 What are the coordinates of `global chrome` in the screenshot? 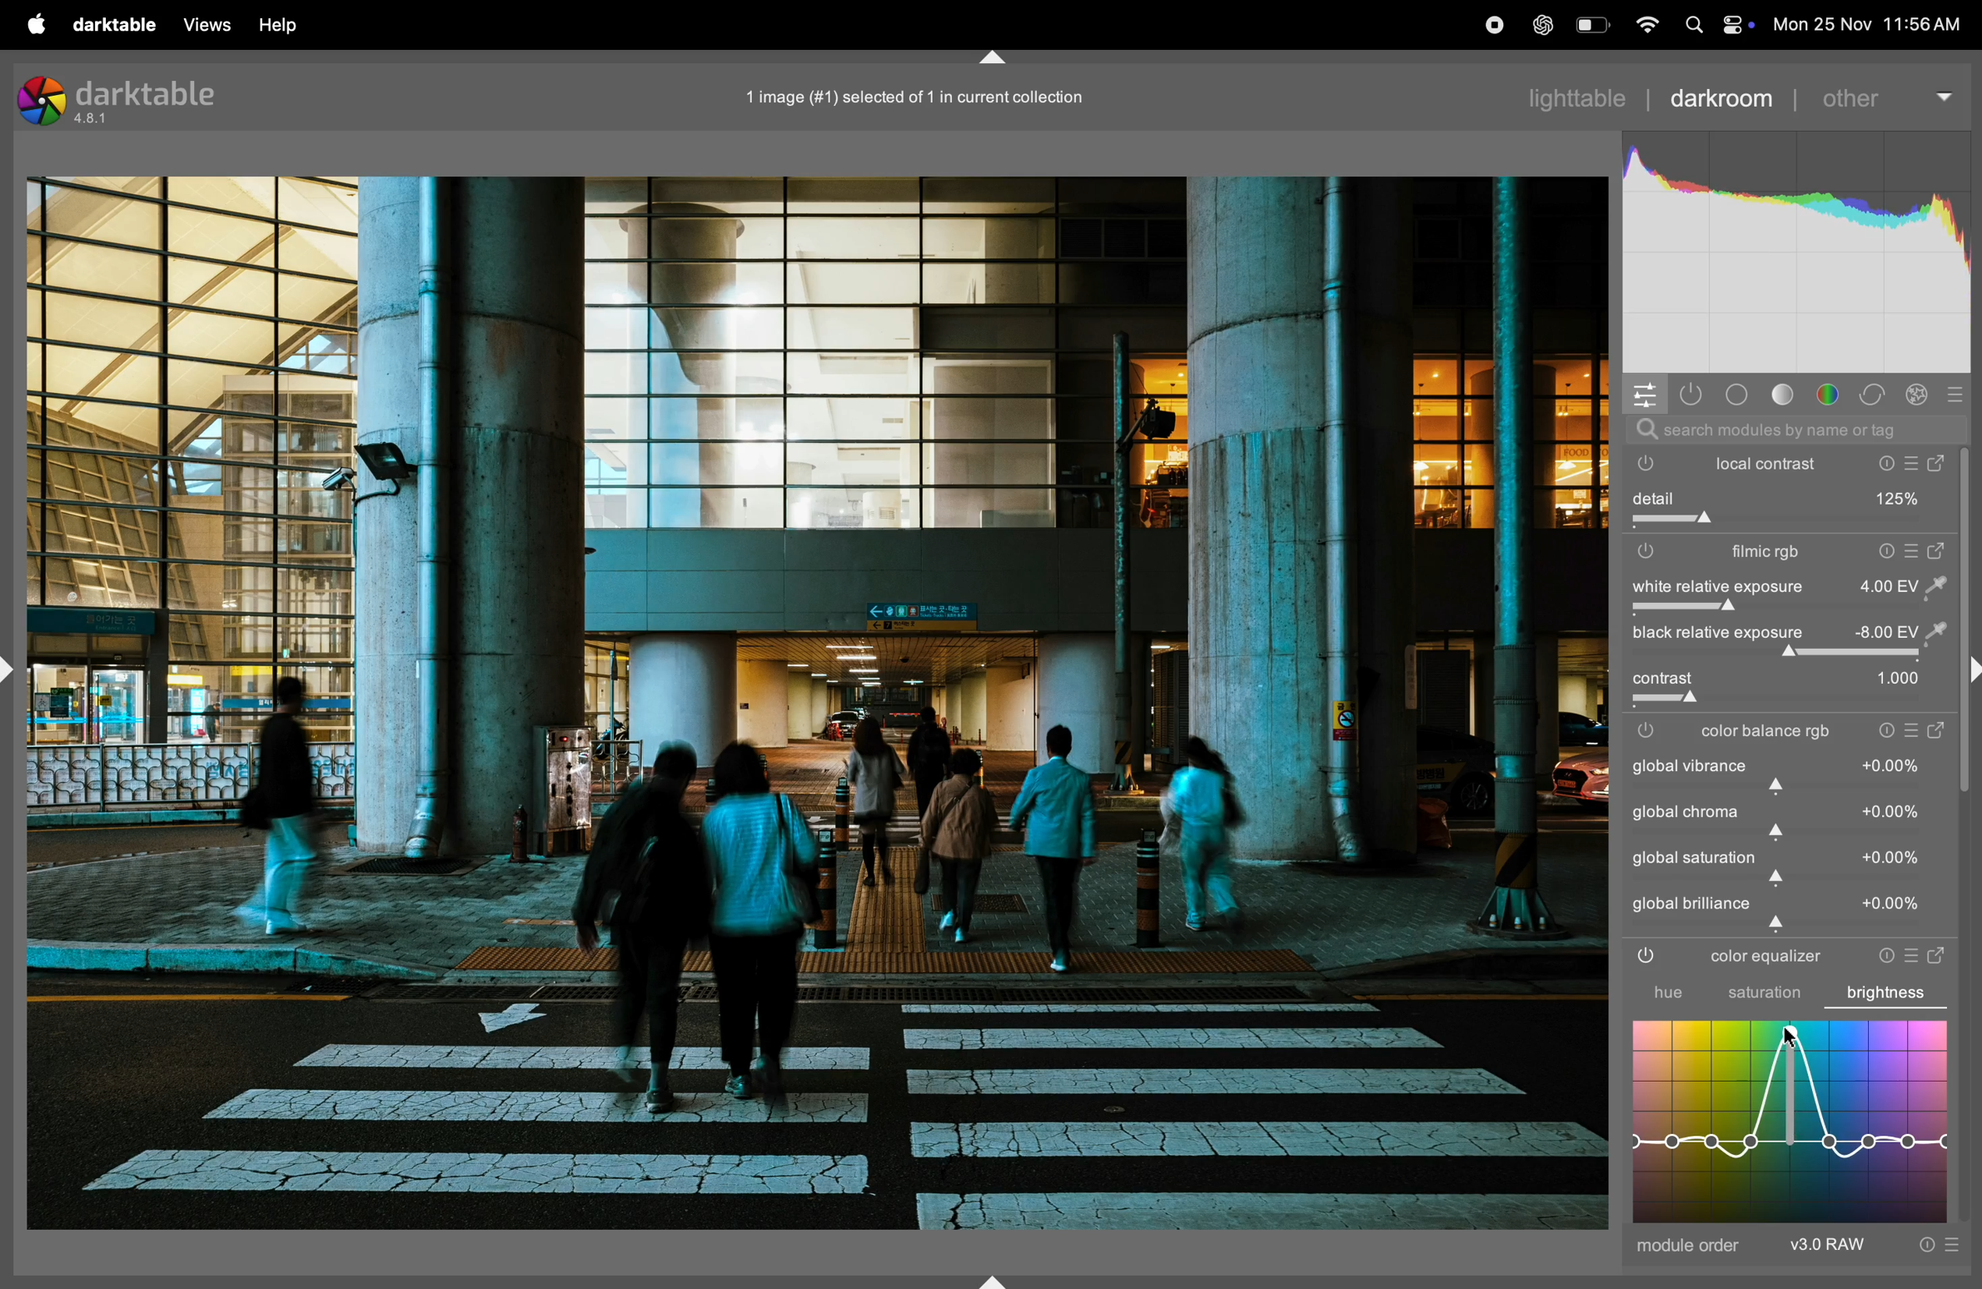 It's located at (1686, 812).